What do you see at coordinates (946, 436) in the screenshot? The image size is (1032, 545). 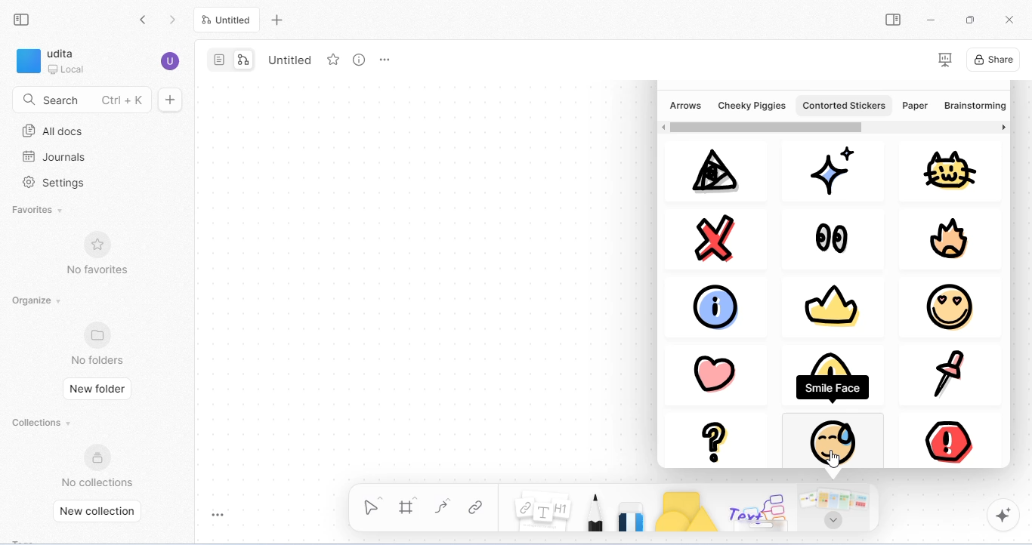 I see `stop` at bounding box center [946, 436].